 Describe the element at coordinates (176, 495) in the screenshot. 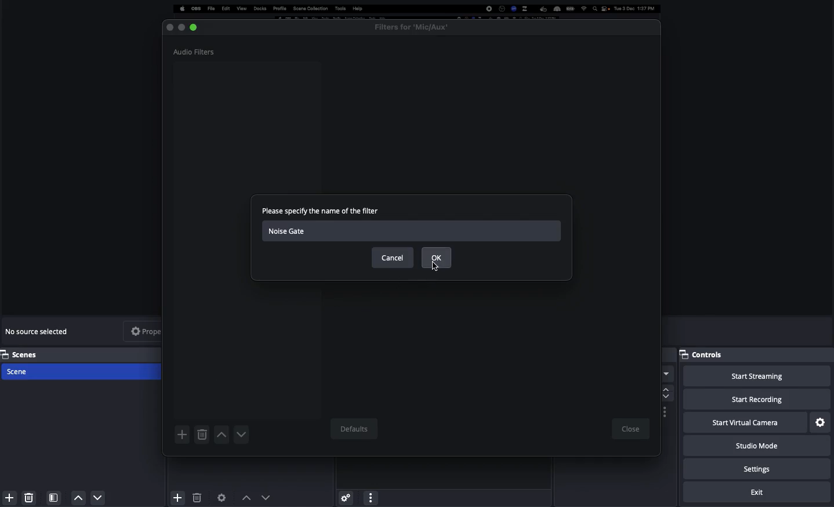

I see `Add` at that location.